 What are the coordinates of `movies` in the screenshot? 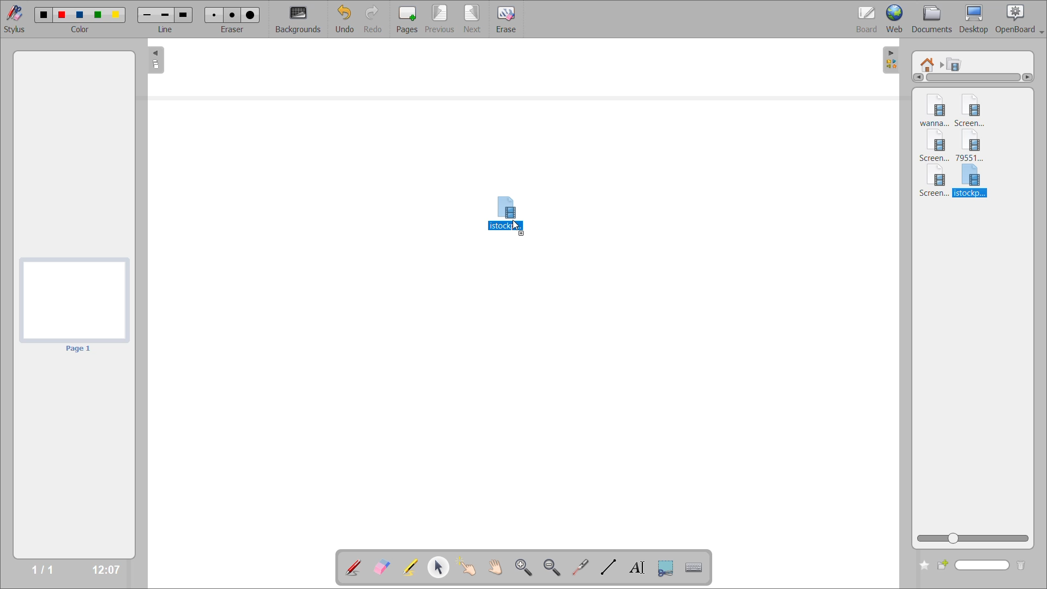 It's located at (956, 64).